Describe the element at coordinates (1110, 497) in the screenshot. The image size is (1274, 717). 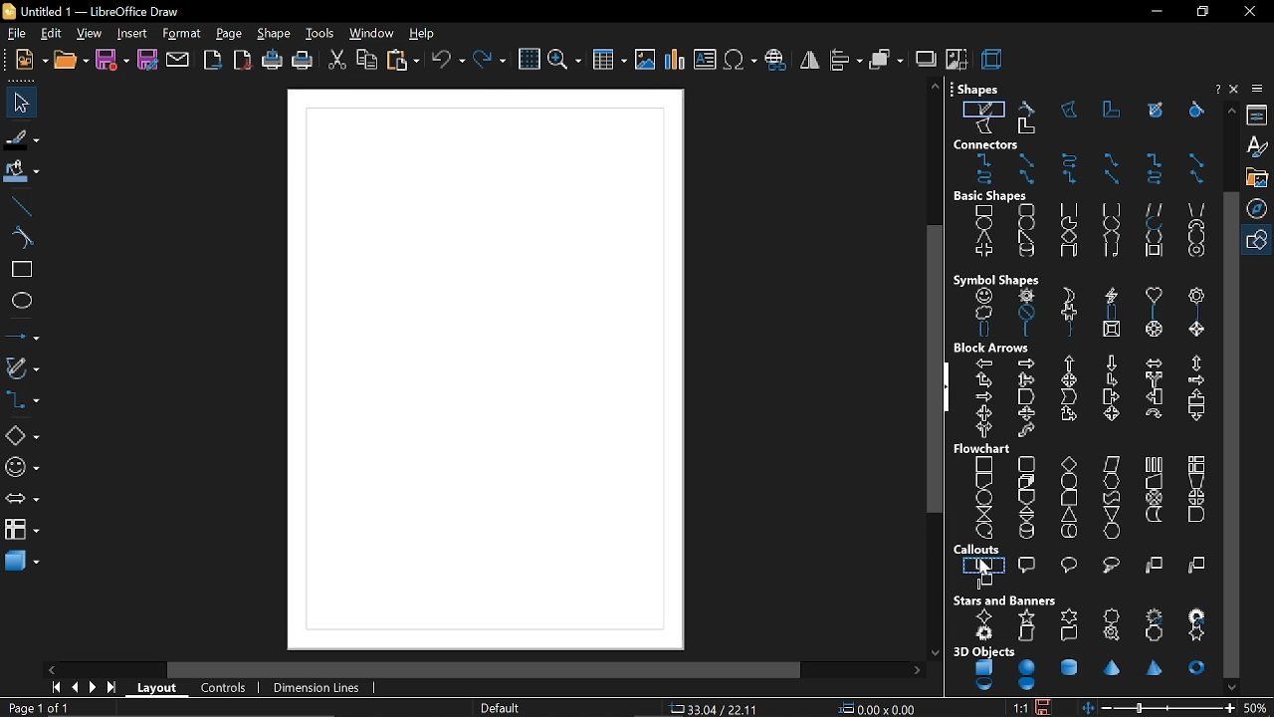
I see `punched tape` at that location.